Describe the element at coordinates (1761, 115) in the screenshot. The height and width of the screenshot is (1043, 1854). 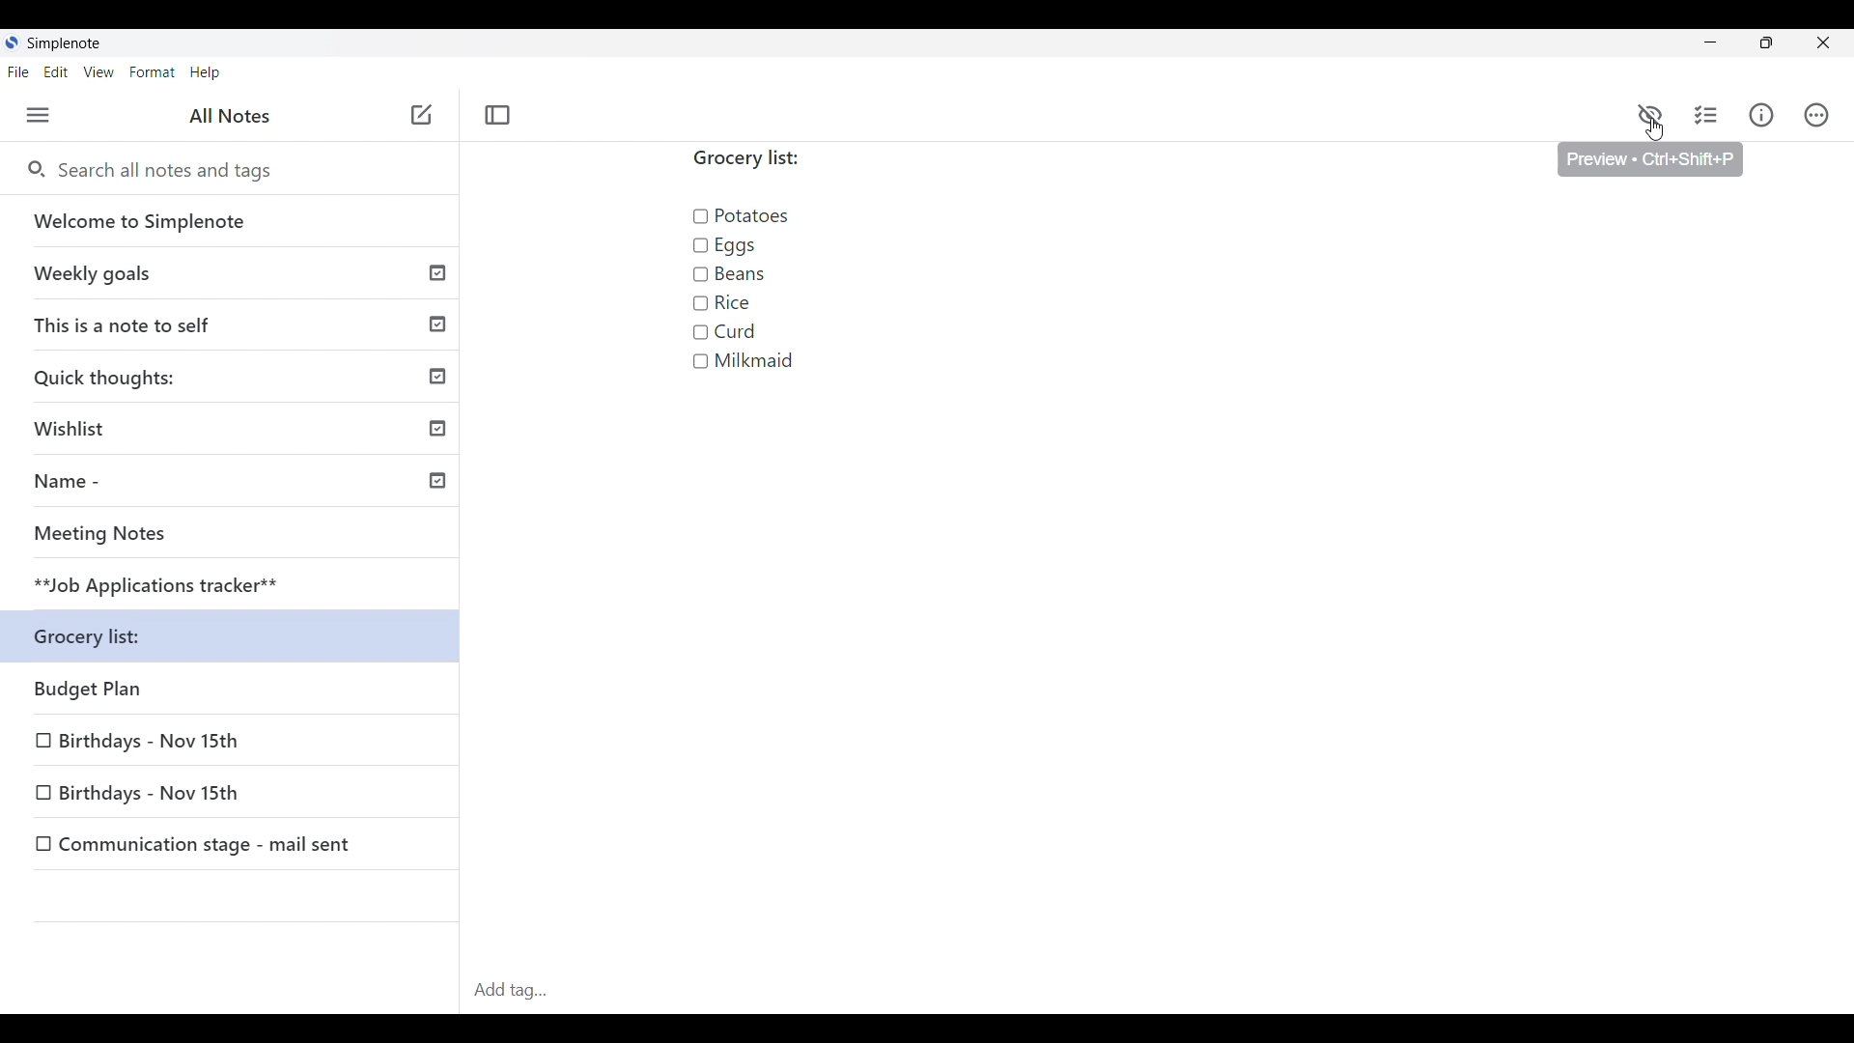
I see `Info` at that location.